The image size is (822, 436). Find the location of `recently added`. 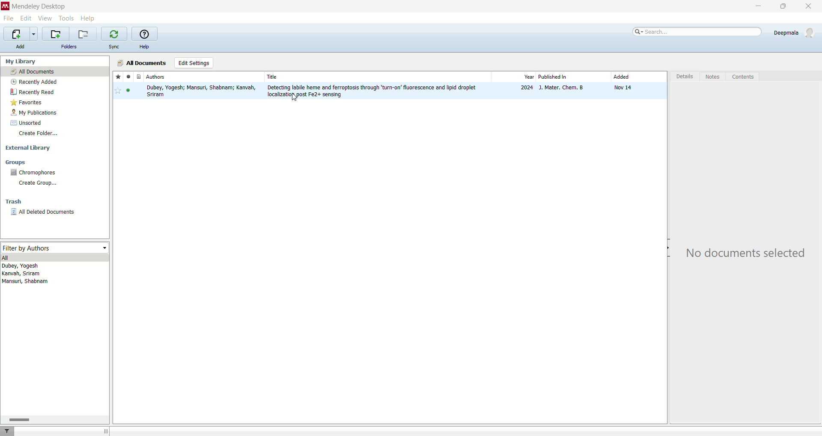

recently added is located at coordinates (35, 82).